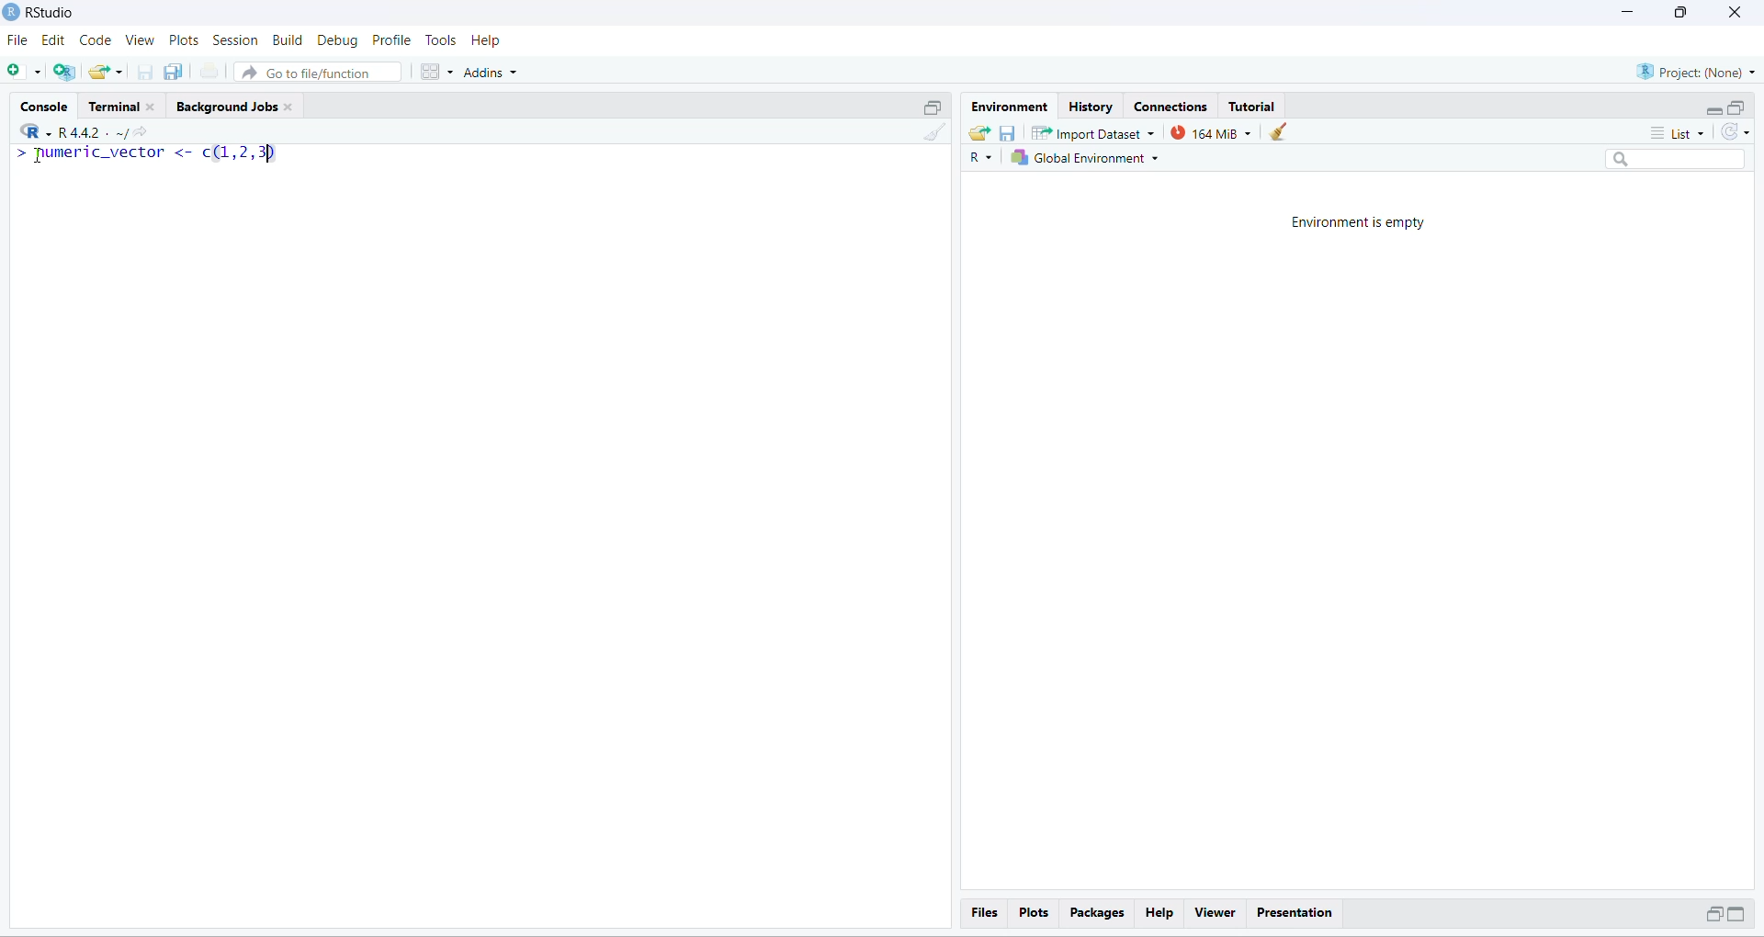  What do you see at coordinates (985, 912) in the screenshot?
I see `Files` at bounding box center [985, 912].